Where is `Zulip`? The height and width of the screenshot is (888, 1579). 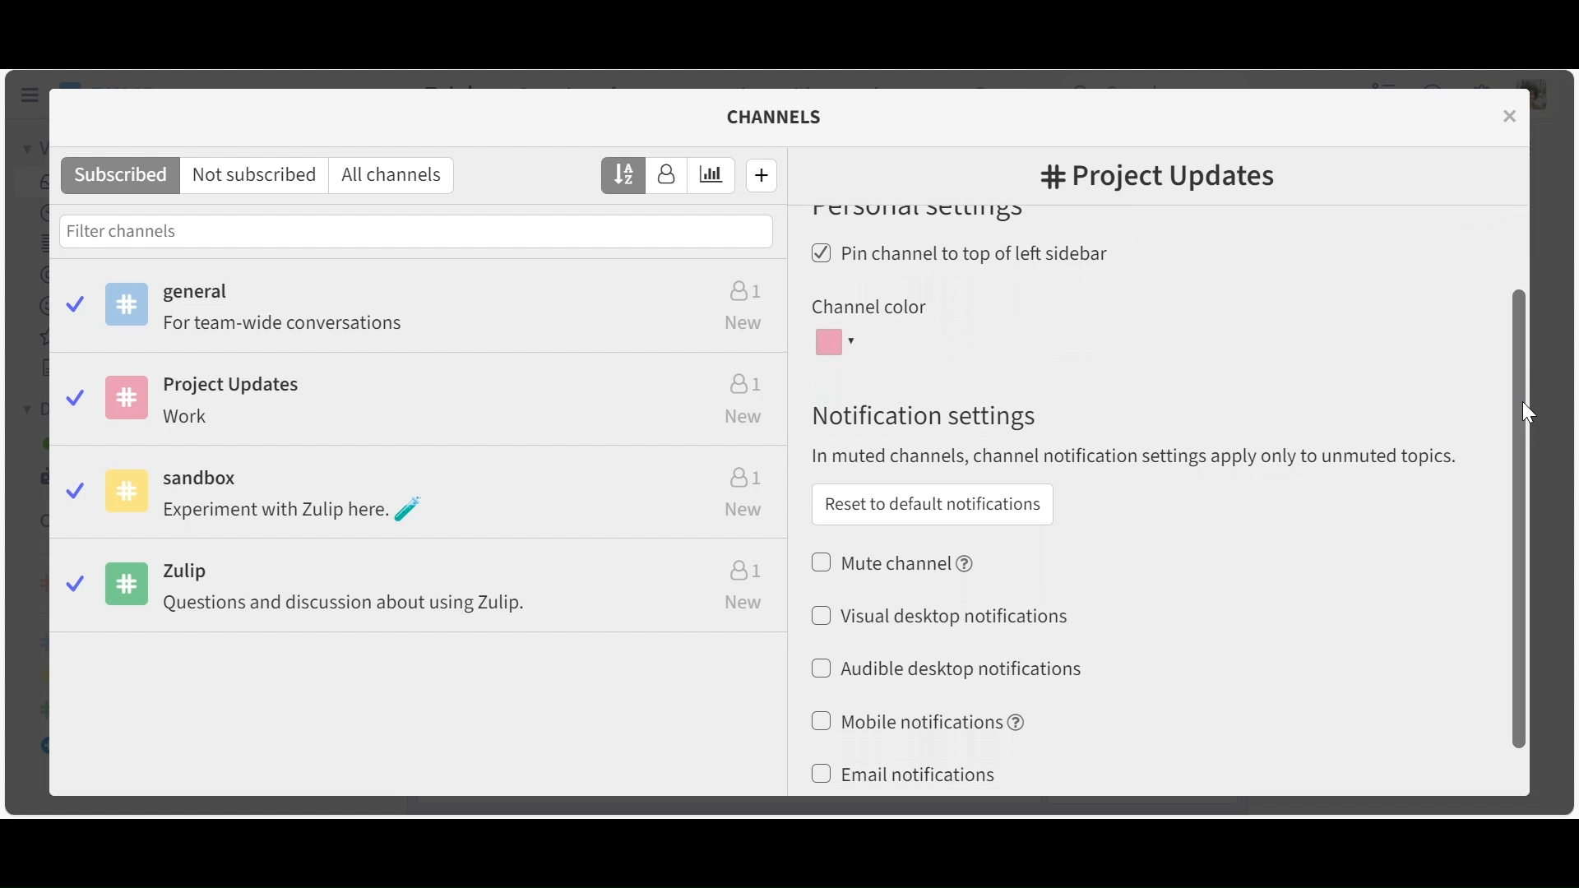 Zulip is located at coordinates (423, 590).